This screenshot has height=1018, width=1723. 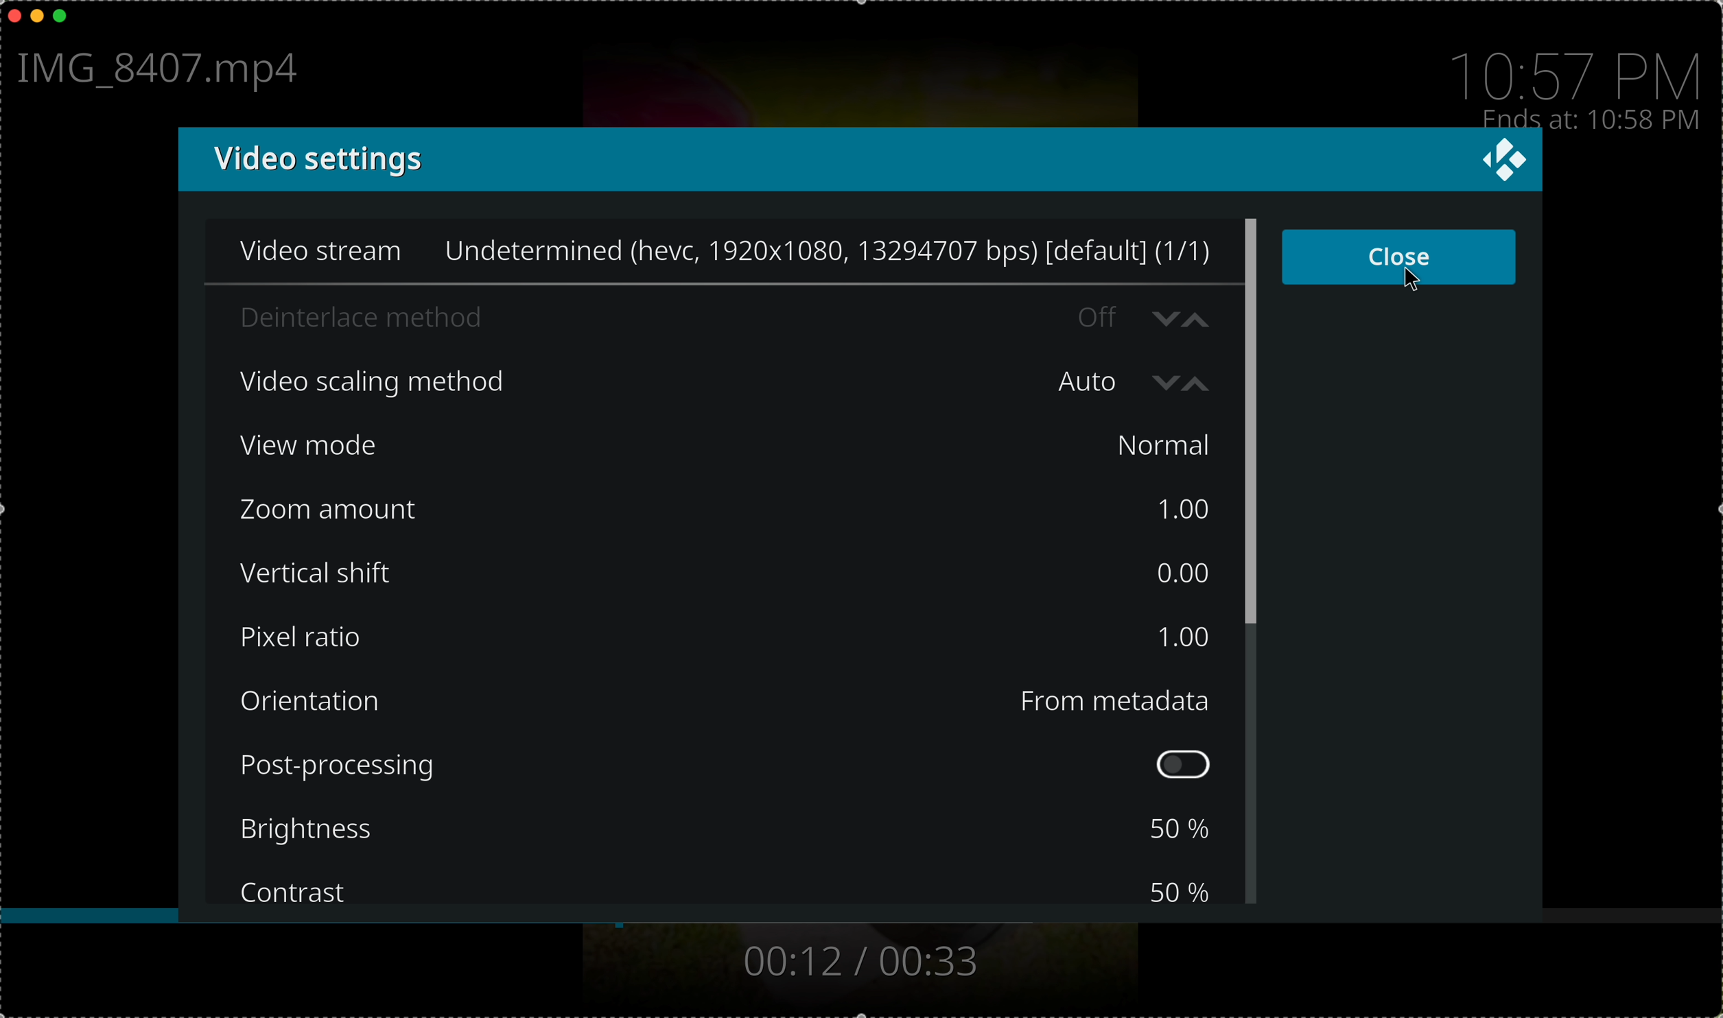 What do you see at coordinates (1182, 315) in the screenshot?
I see `change value` at bounding box center [1182, 315].